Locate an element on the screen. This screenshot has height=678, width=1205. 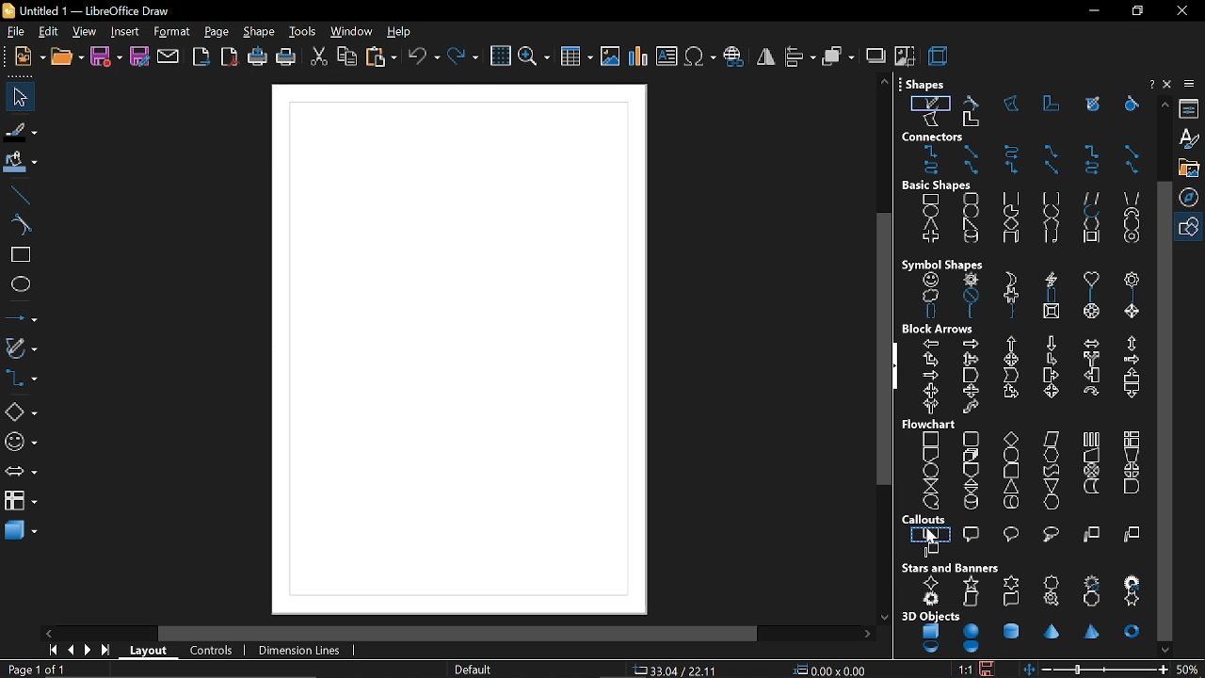
format is located at coordinates (169, 31).